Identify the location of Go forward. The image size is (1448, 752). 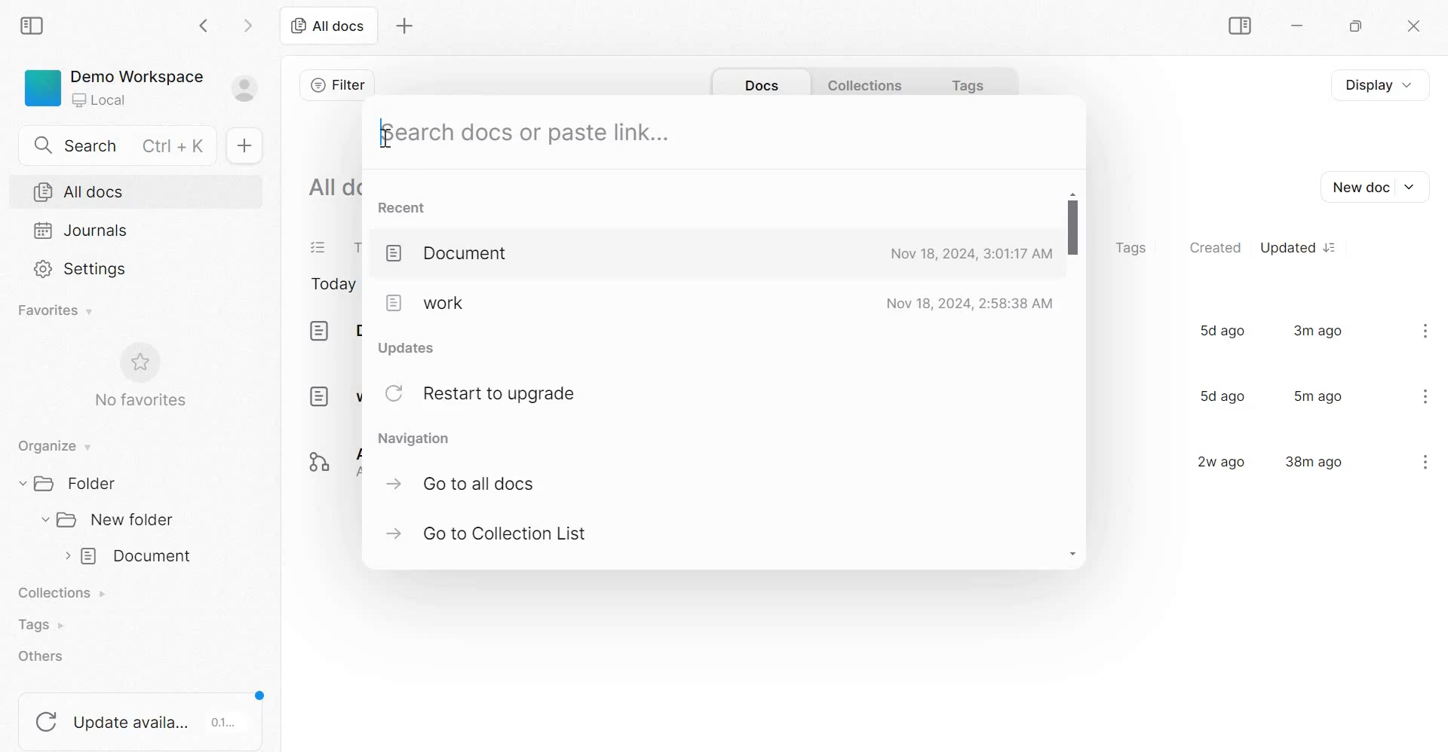
(248, 24).